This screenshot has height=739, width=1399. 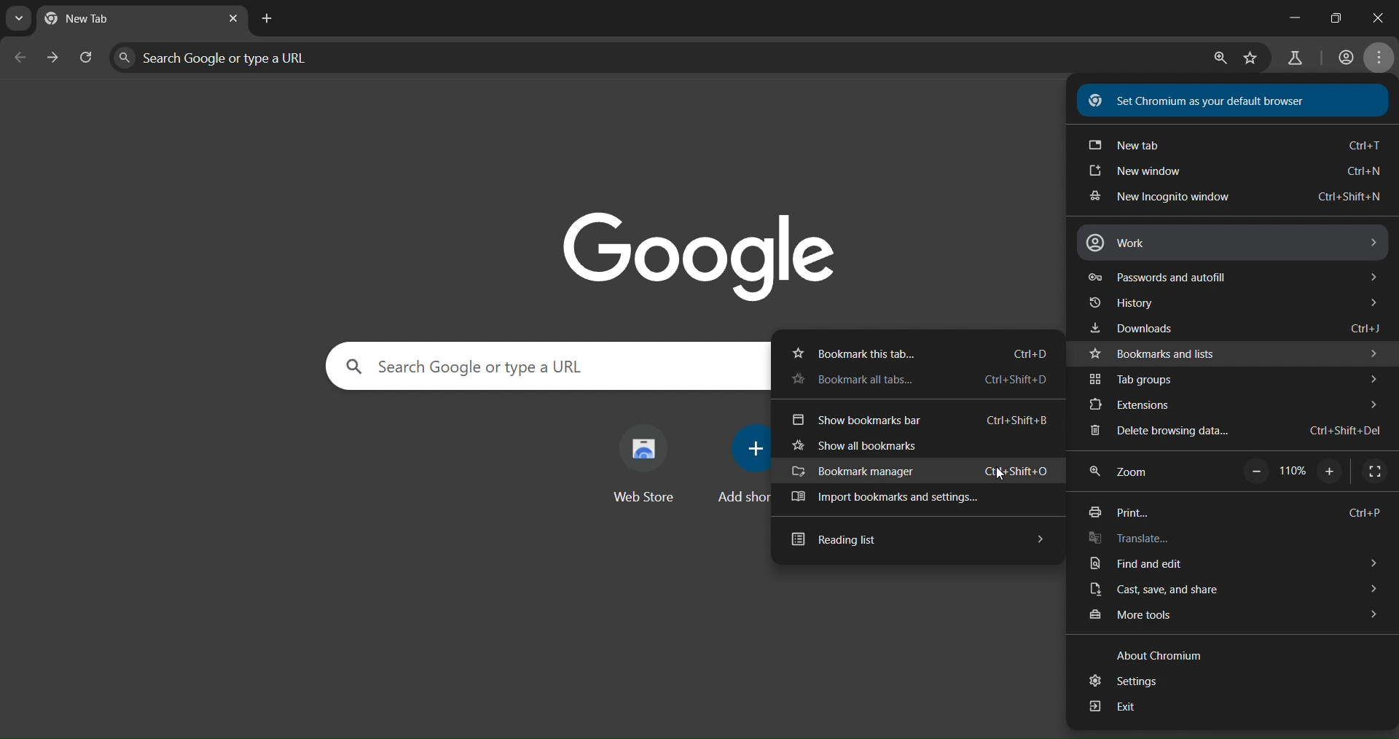 What do you see at coordinates (93, 20) in the screenshot?
I see `current page` at bounding box center [93, 20].